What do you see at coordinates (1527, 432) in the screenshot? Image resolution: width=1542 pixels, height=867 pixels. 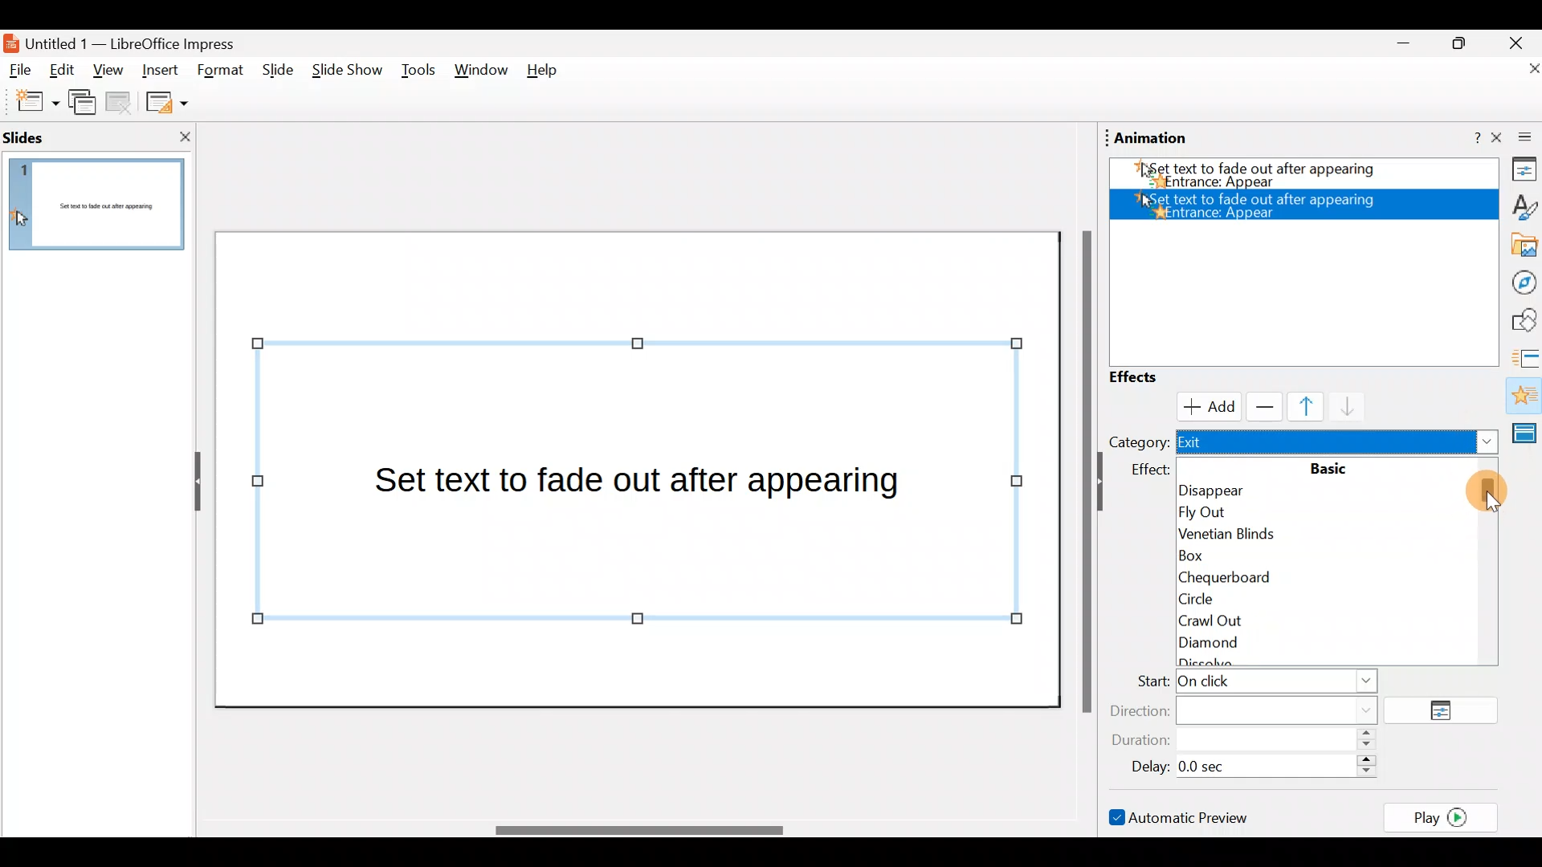 I see `Master slides` at bounding box center [1527, 432].